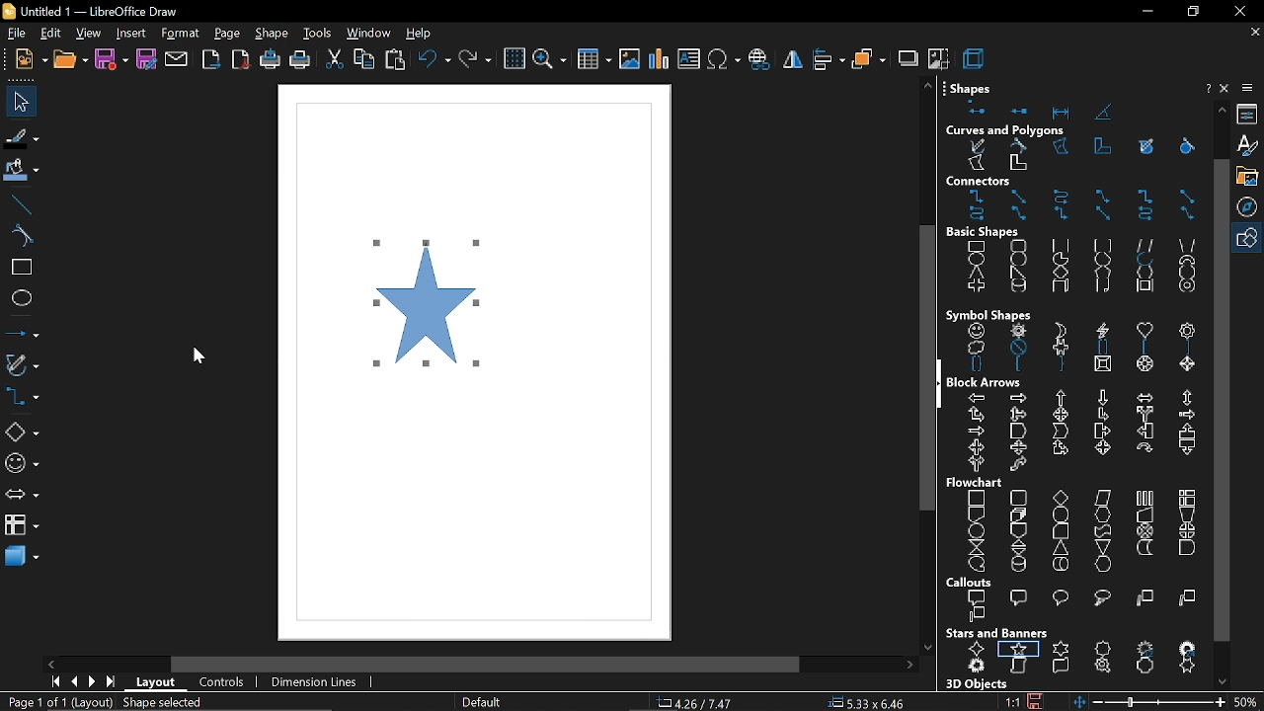 The image size is (1264, 711). What do you see at coordinates (1012, 701) in the screenshot?
I see `scaling factor` at bounding box center [1012, 701].